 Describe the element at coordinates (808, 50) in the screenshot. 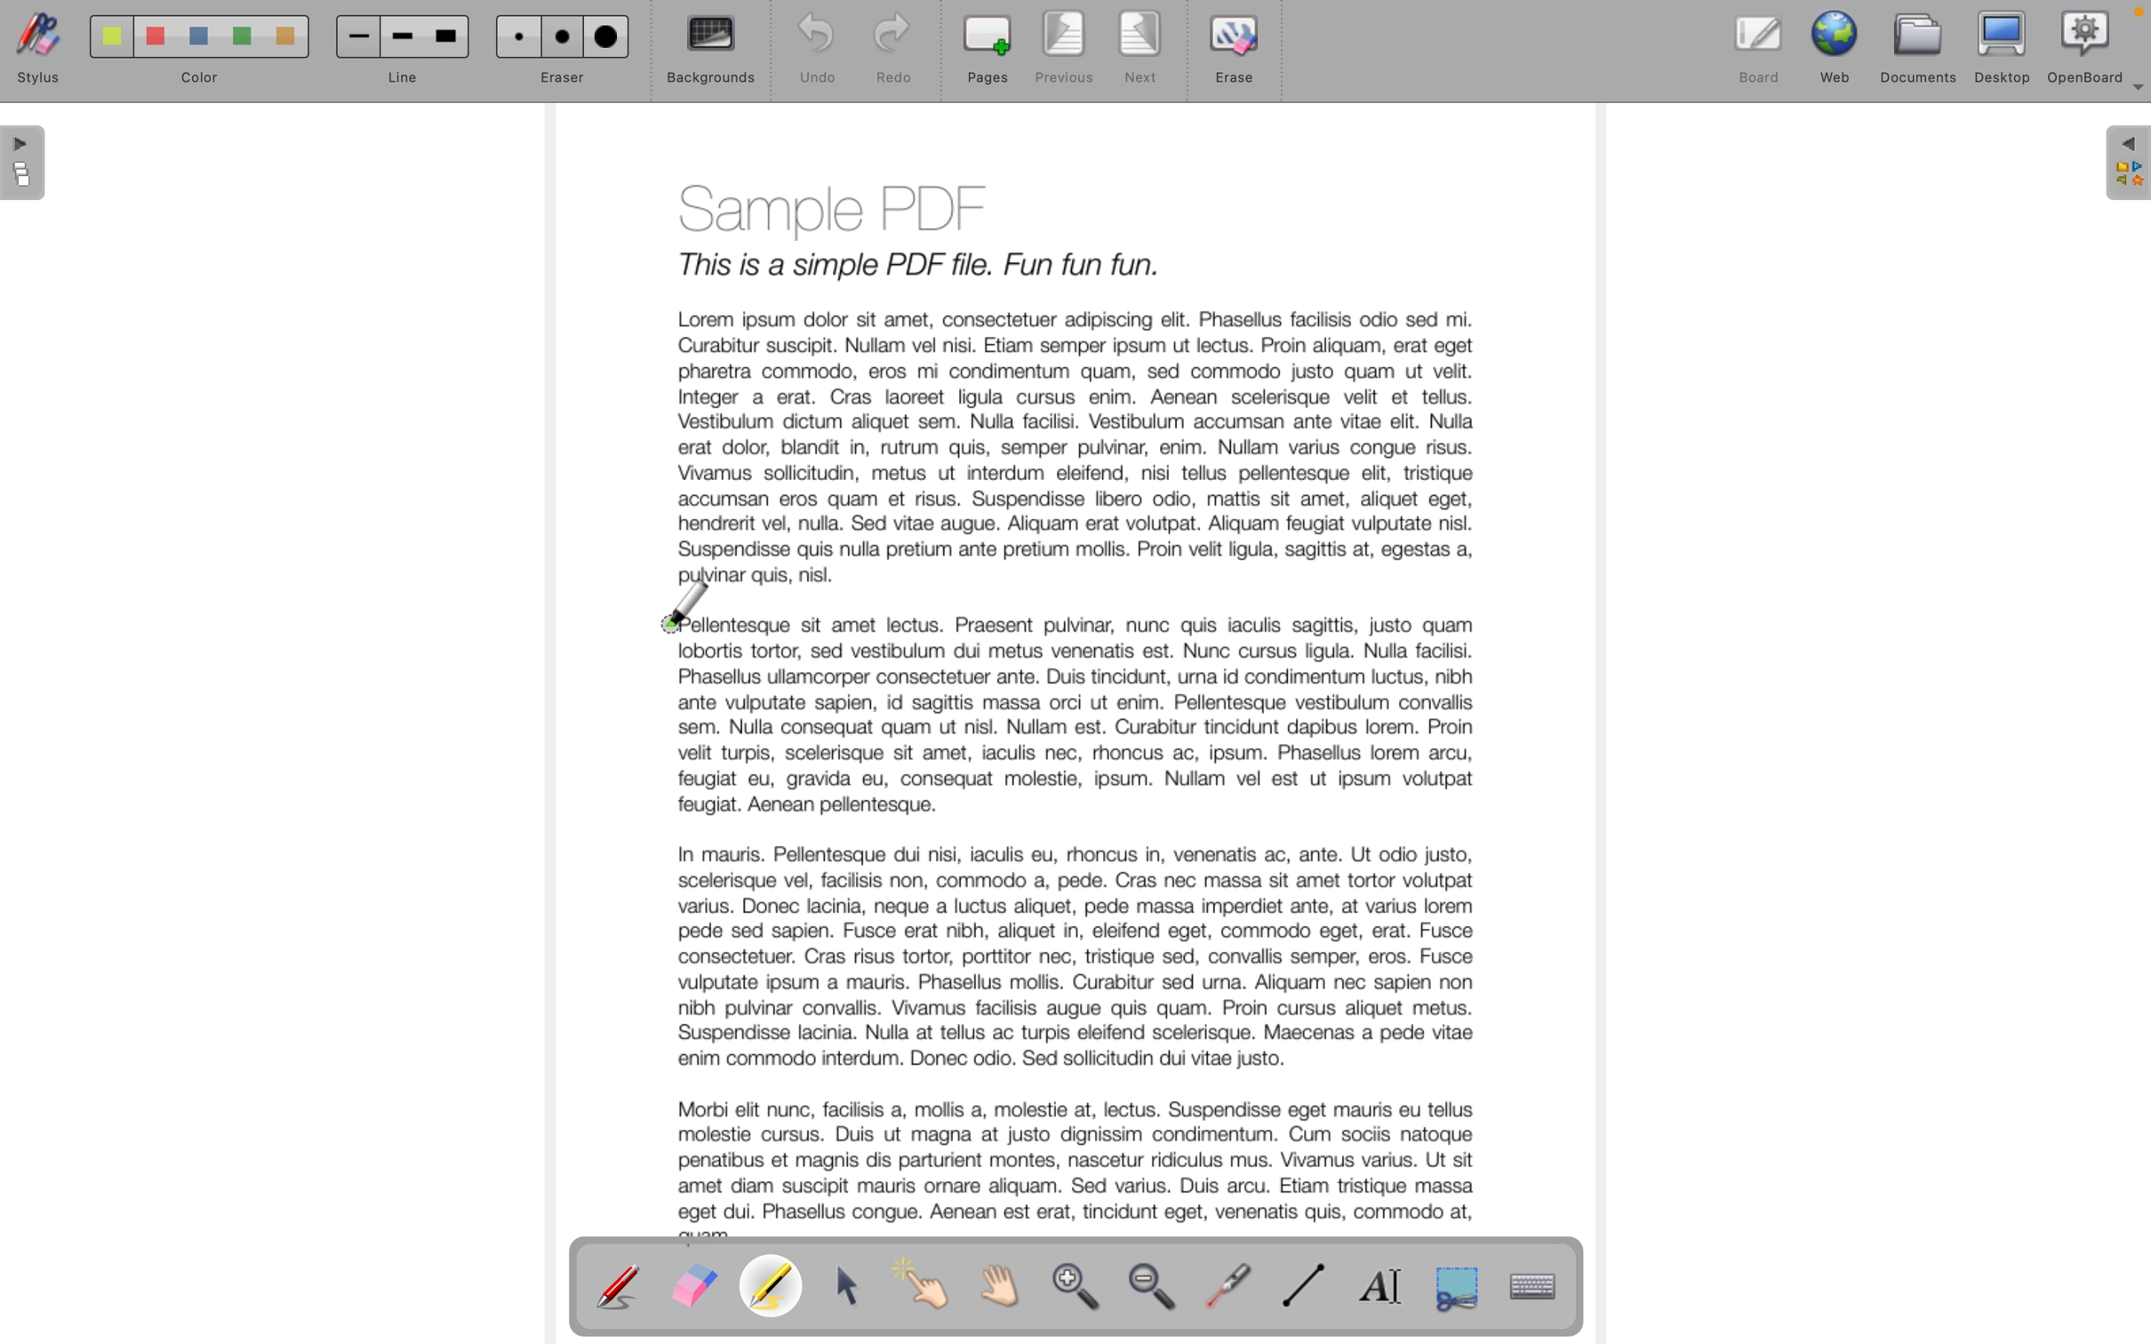

I see `undo` at that location.